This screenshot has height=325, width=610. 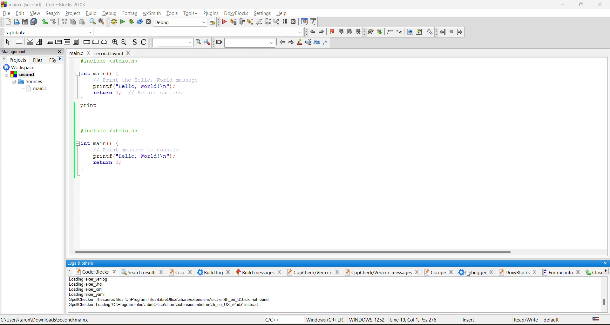 What do you see at coordinates (143, 271) in the screenshot?
I see `search results` at bounding box center [143, 271].